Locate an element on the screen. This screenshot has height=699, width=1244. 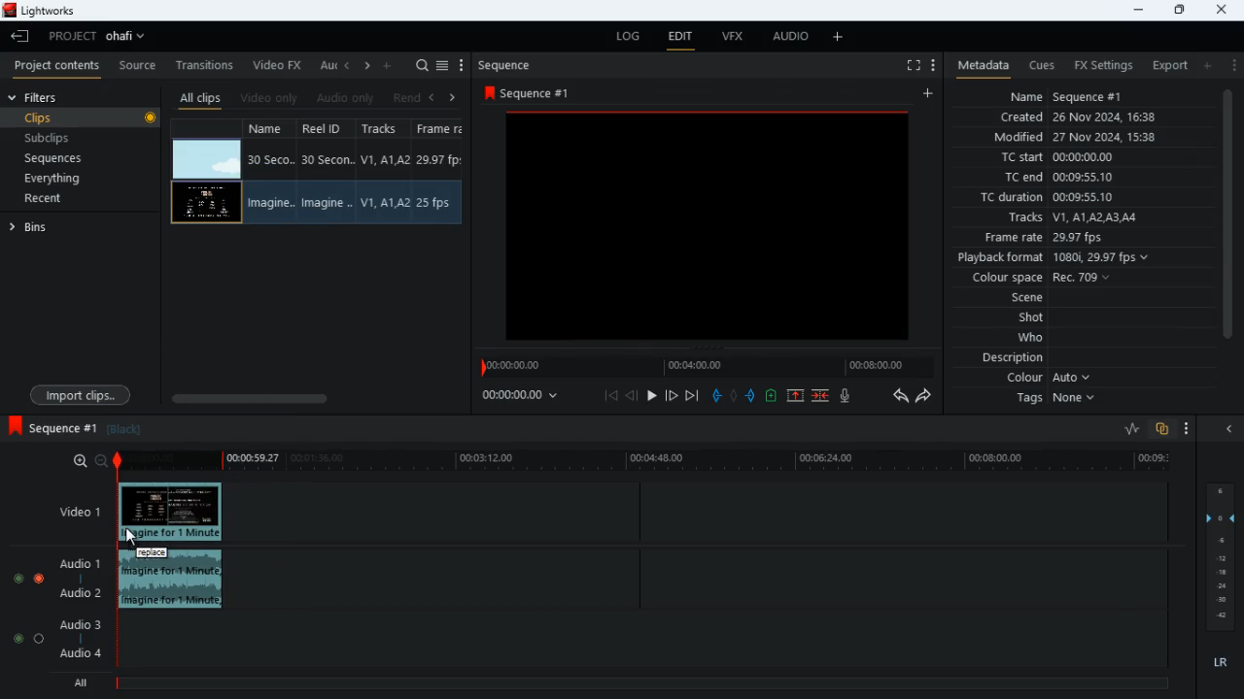
backwards is located at coordinates (899, 396).